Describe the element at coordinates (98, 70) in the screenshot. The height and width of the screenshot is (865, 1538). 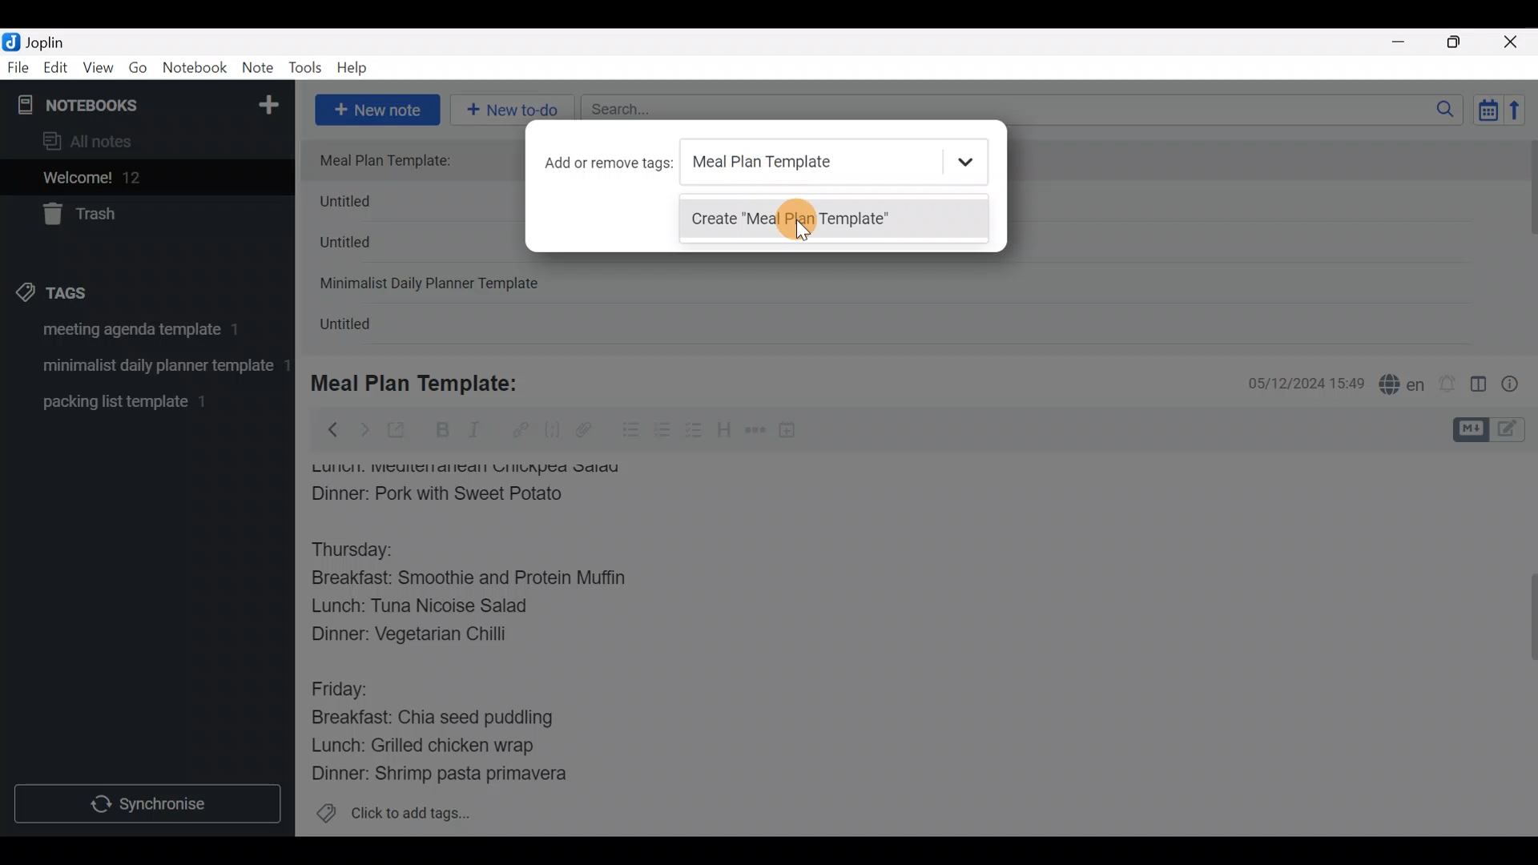
I see `View` at that location.